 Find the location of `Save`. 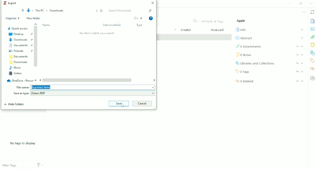

Save is located at coordinates (119, 104).